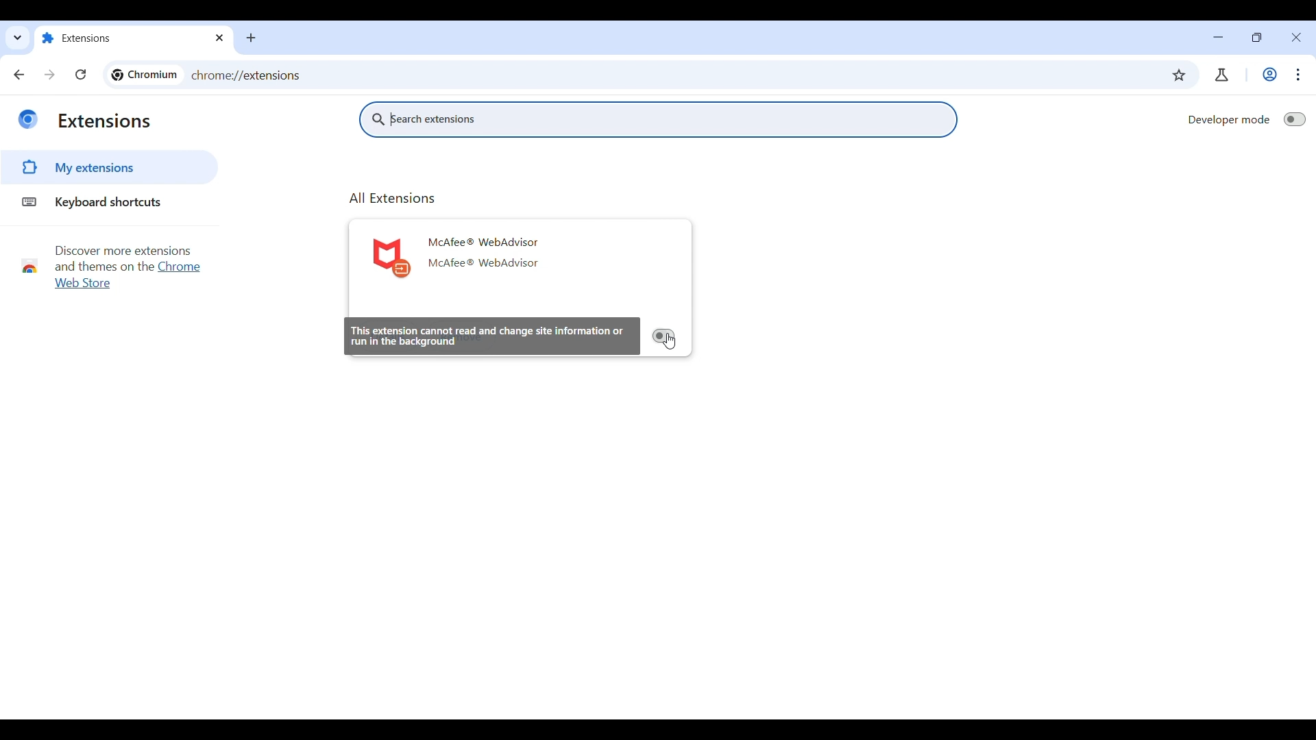  Describe the element at coordinates (1299, 75) in the screenshot. I see `Customize and control Chromium highlighted` at that location.